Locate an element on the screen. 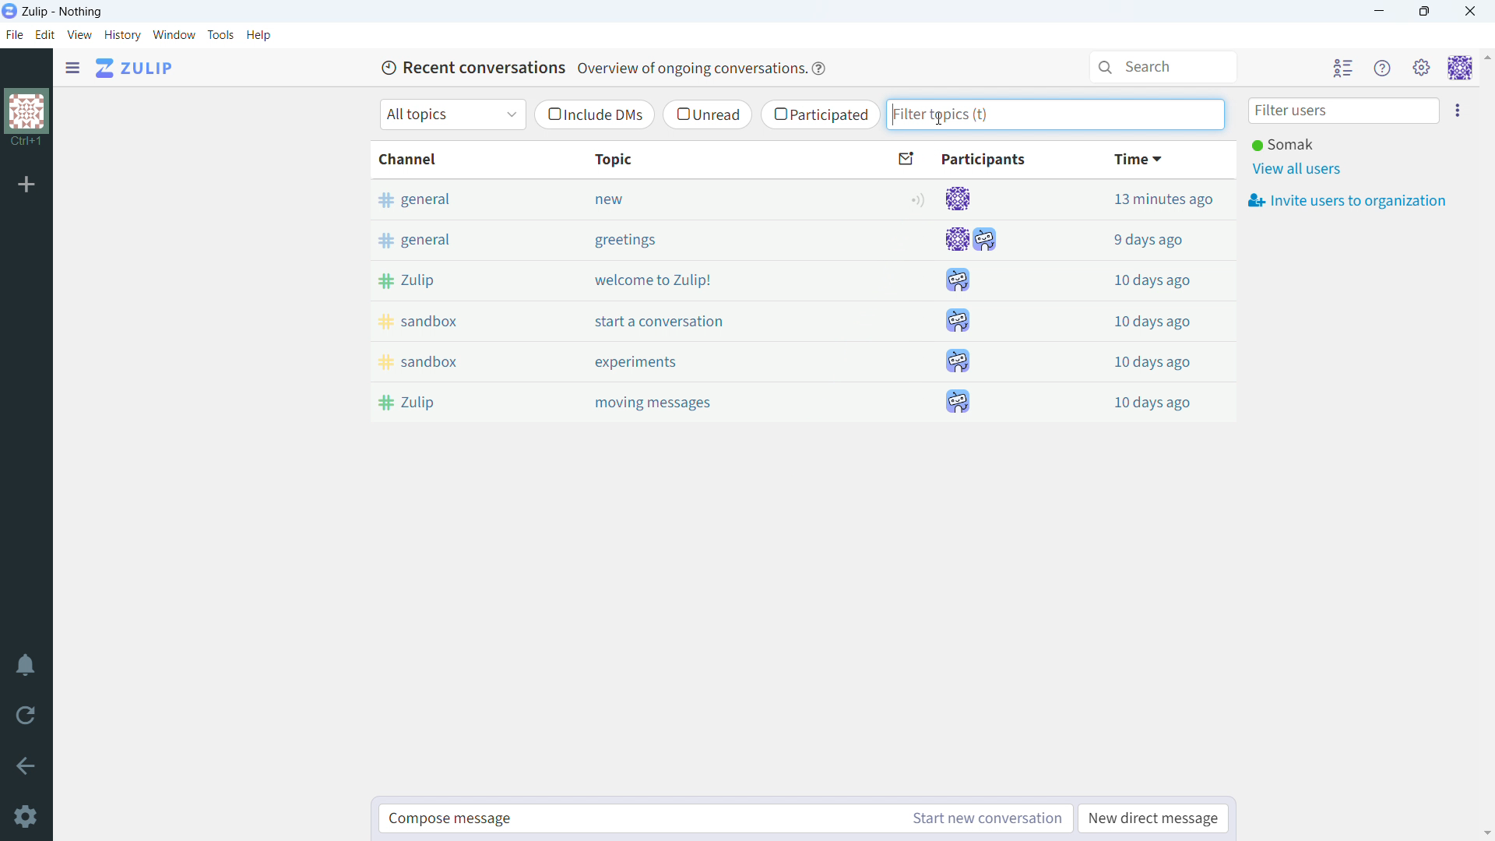 This screenshot has height=841, width=1495. add organization is located at coordinates (25, 185).